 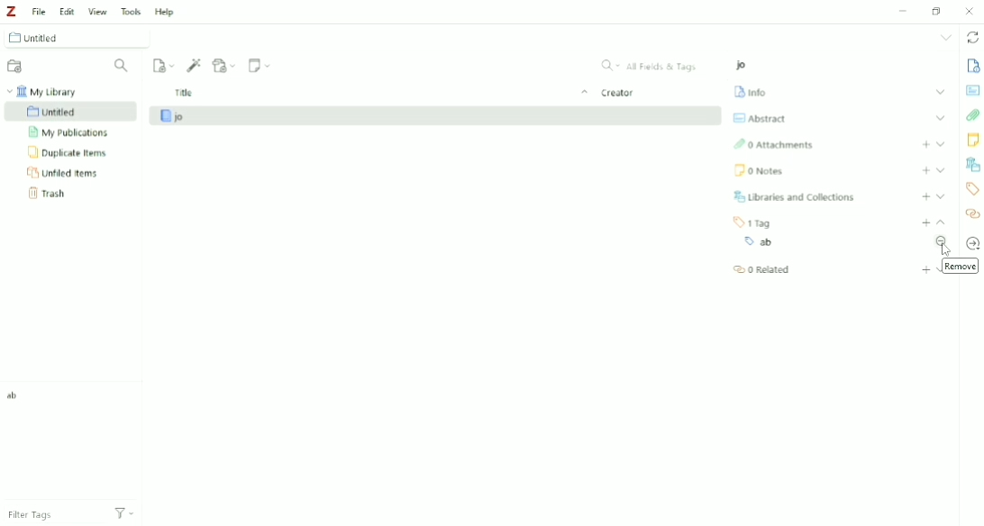 What do you see at coordinates (763, 270) in the screenshot?
I see `Related` at bounding box center [763, 270].